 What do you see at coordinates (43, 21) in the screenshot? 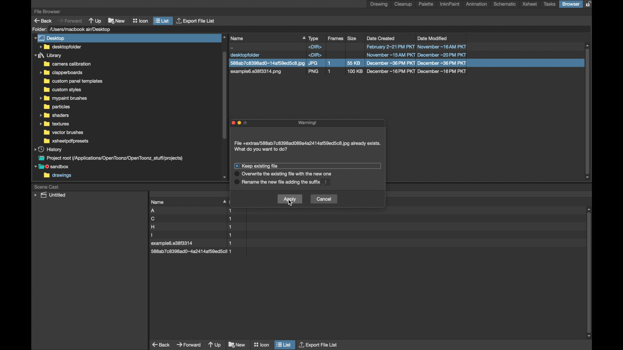
I see `back` at bounding box center [43, 21].